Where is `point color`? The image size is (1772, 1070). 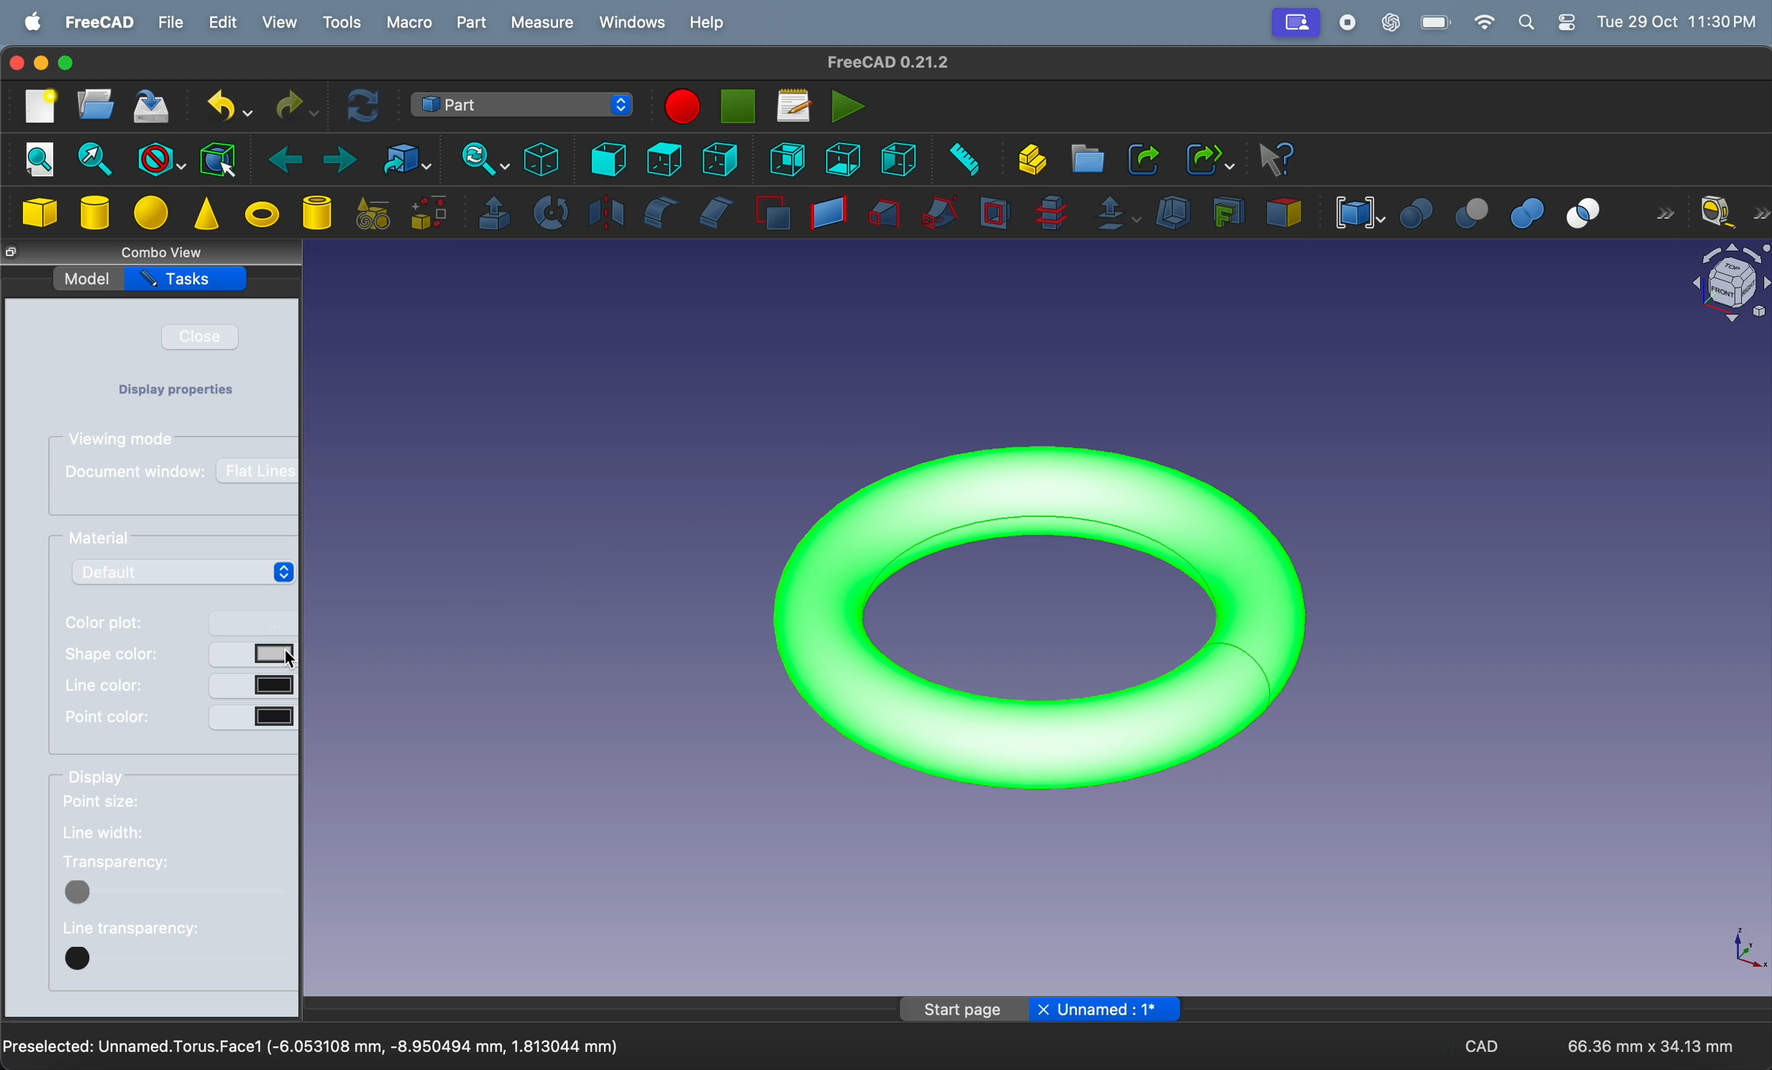 point color is located at coordinates (106, 717).